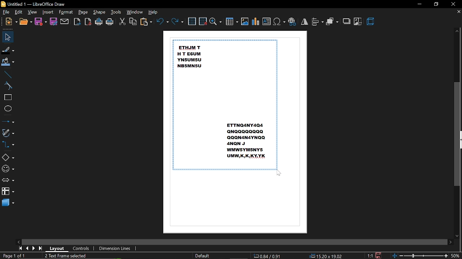 The height and width of the screenshot is (259, 462). Describe the element at coordinates (18, 241) in the screenshot. I see `move left` at that location.